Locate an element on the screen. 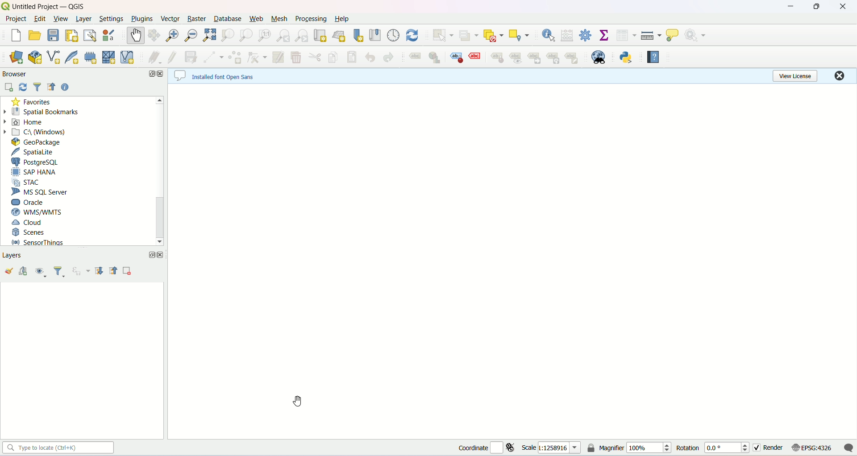 This screenshot has width=857, height=456. select features by area is located at coordinates (443, 35).